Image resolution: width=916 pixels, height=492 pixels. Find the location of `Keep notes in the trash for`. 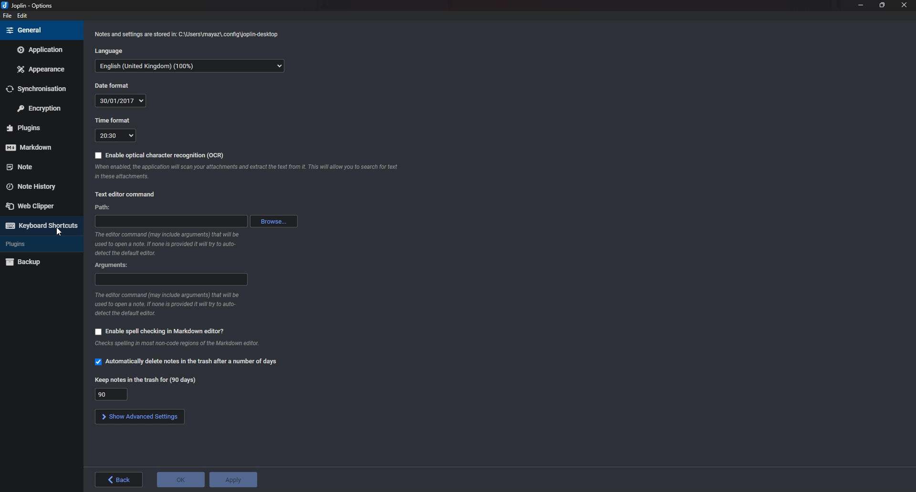

Keep notes in the trash for is located at coordinates (149, 381).